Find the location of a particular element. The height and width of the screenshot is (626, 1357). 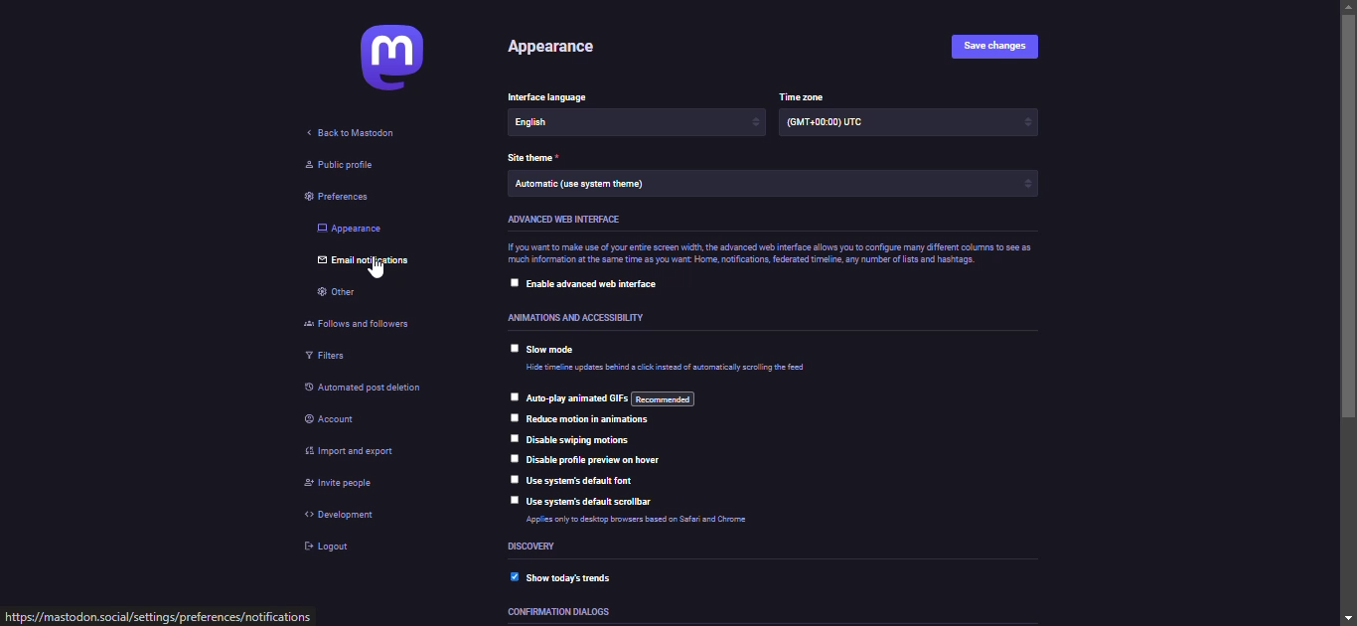

logout is located at coordinates (333, 546).